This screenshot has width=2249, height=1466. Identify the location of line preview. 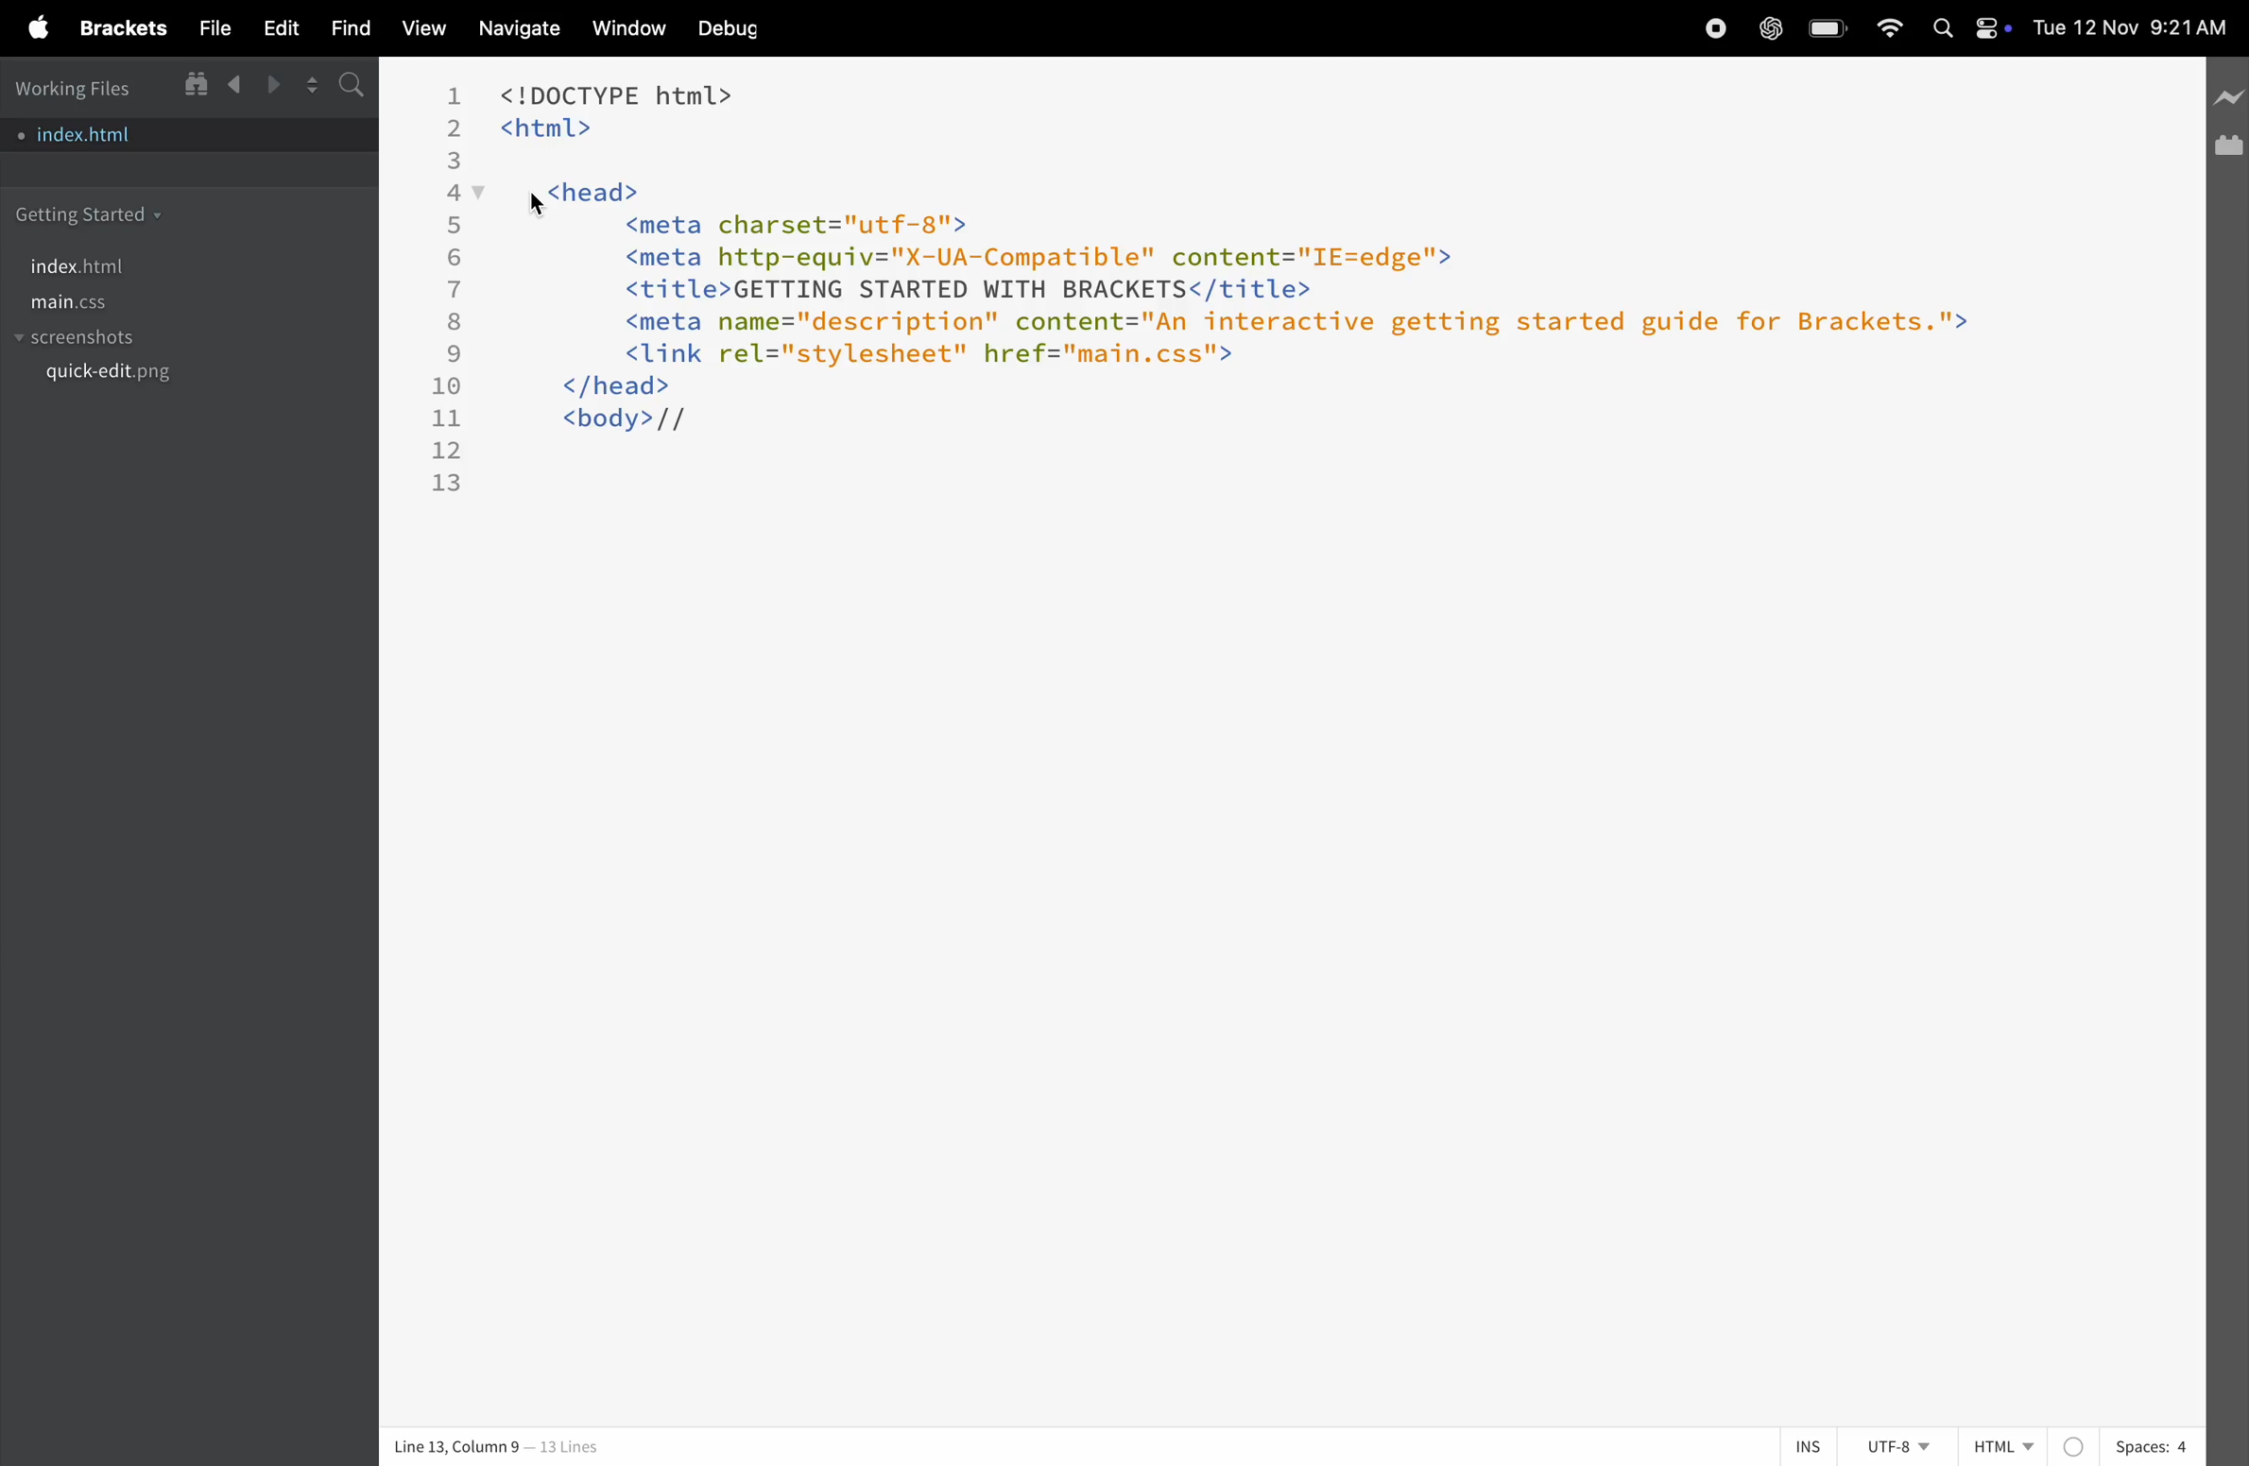
(2227, 98).